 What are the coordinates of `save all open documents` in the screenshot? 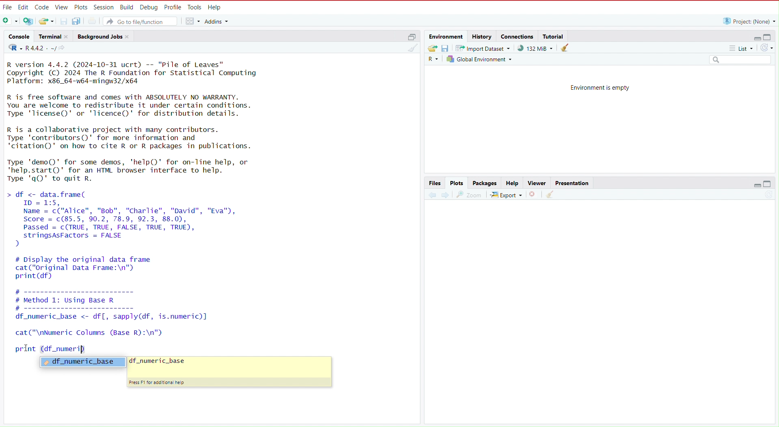 It's located at (77, 21).